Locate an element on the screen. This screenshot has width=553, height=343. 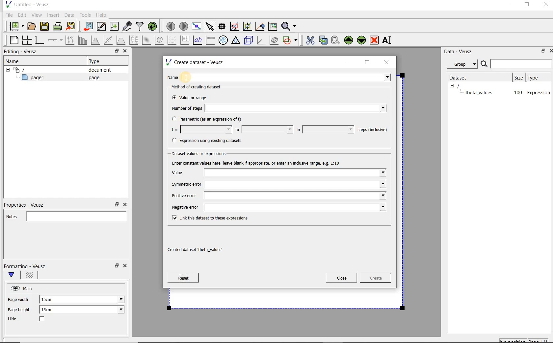
arrange graphs in a grid is located at coordinates (26, 40).